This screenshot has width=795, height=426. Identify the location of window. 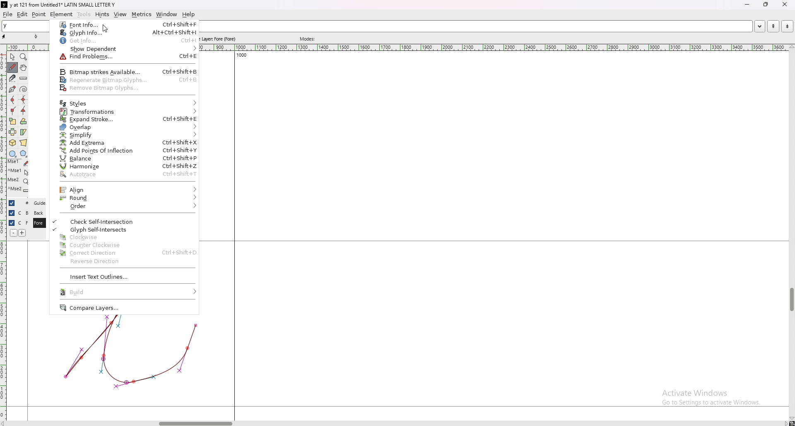
(167, 14).